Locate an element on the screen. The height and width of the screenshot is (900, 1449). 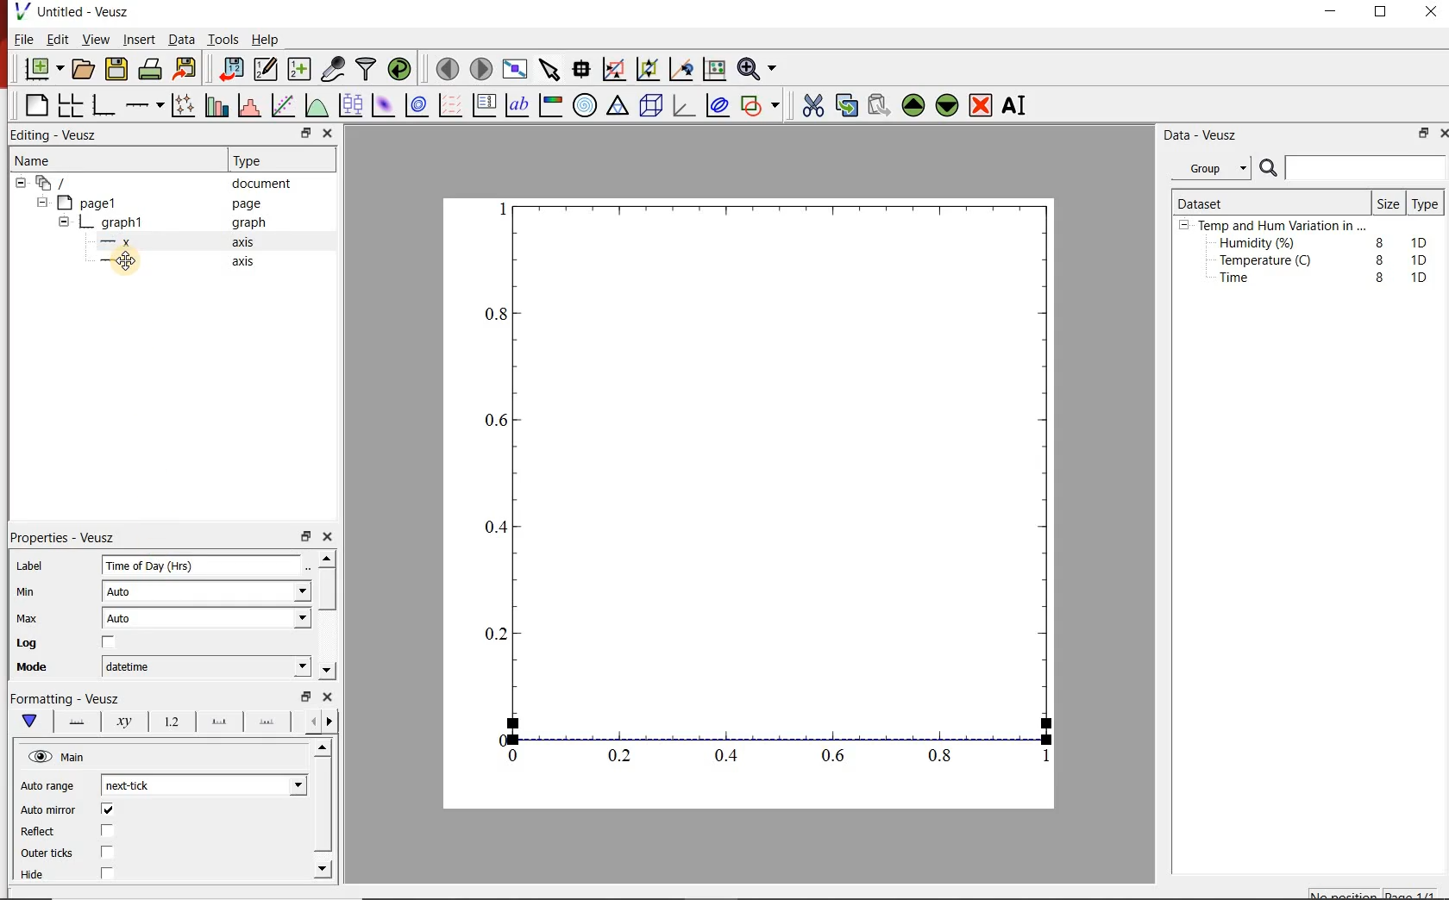
Data is located at coordinates (178, 40).